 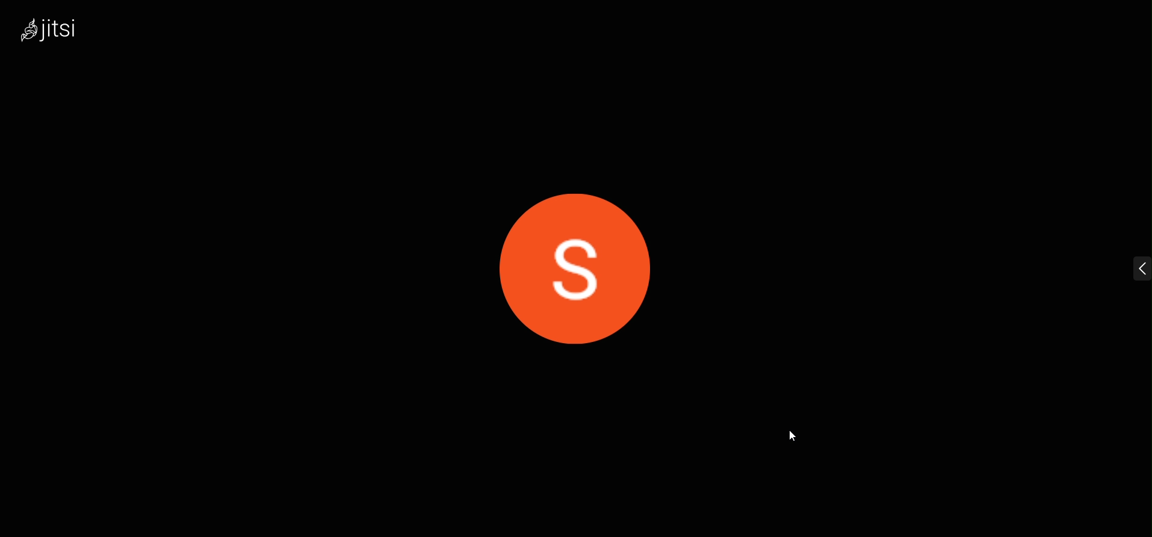 I want to click on expand, so click(x=1127, y=272).